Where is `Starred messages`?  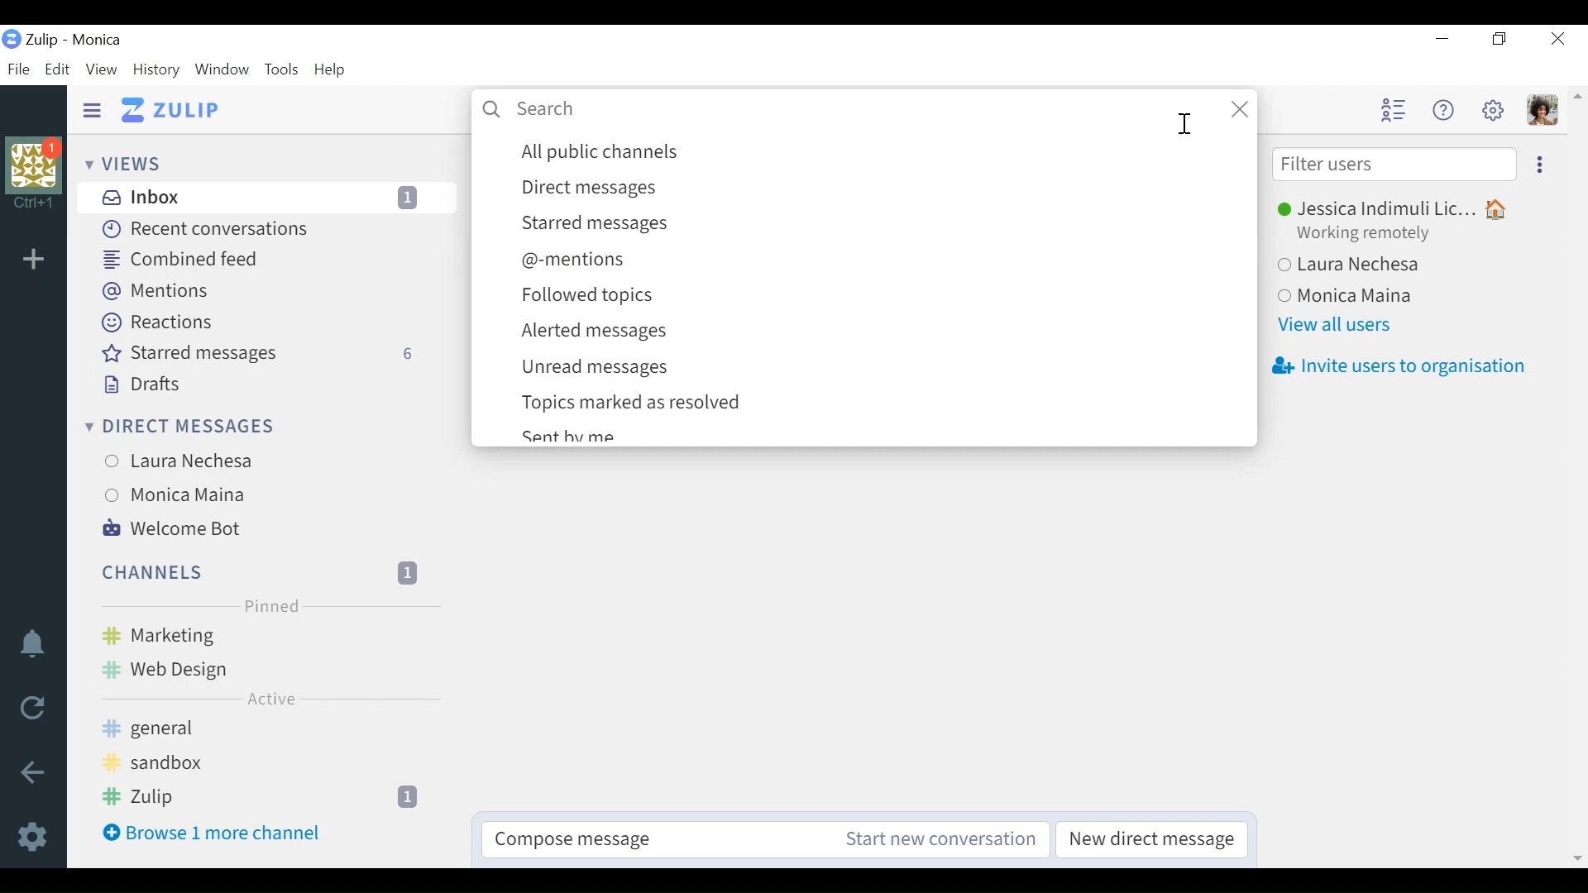 Starred messages is located at coordinates (265, 354).